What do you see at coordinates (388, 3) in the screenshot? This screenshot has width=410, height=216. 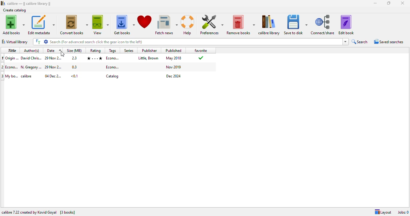 I see `maximize` at bounding box center [388, 3].